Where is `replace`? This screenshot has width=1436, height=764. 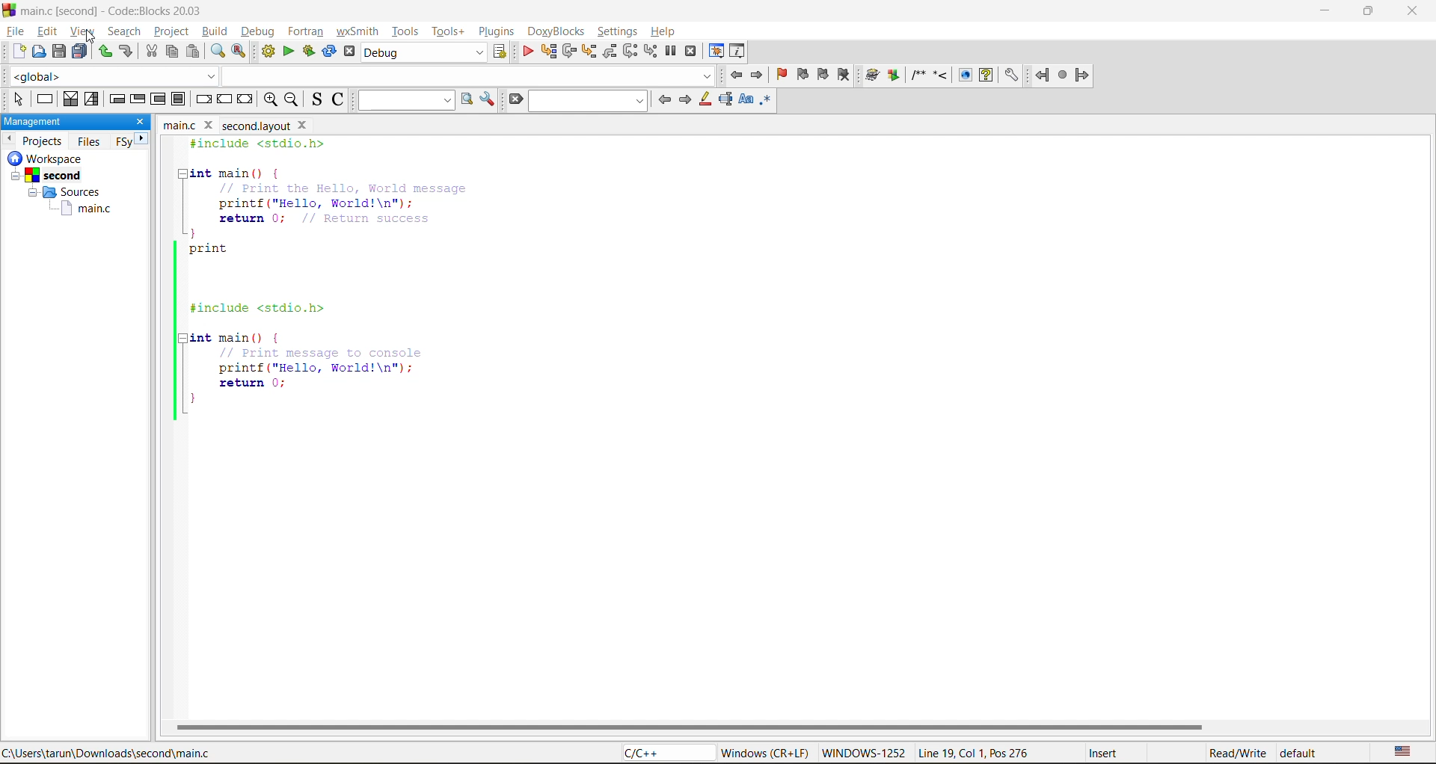 replace is located at coordinates (237, 52).